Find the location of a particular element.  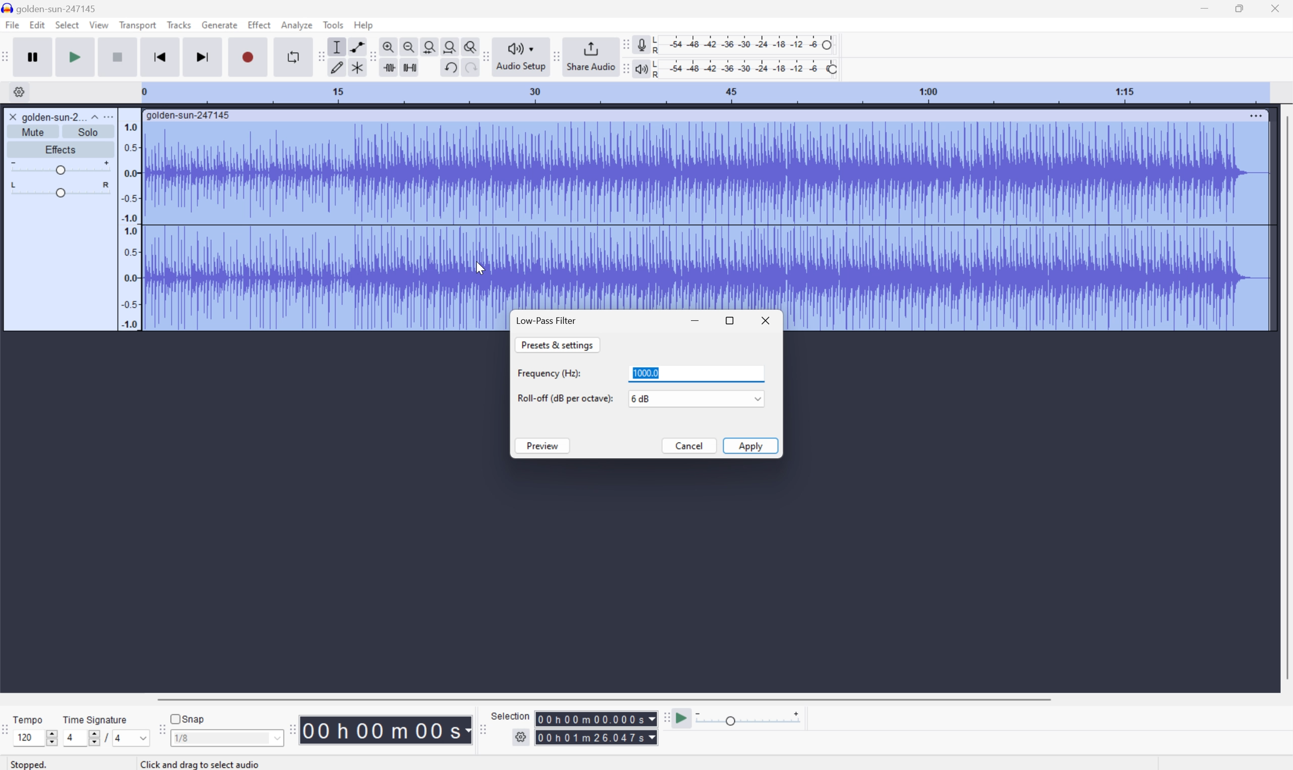

Cursor is located at coordinates (480, 267).